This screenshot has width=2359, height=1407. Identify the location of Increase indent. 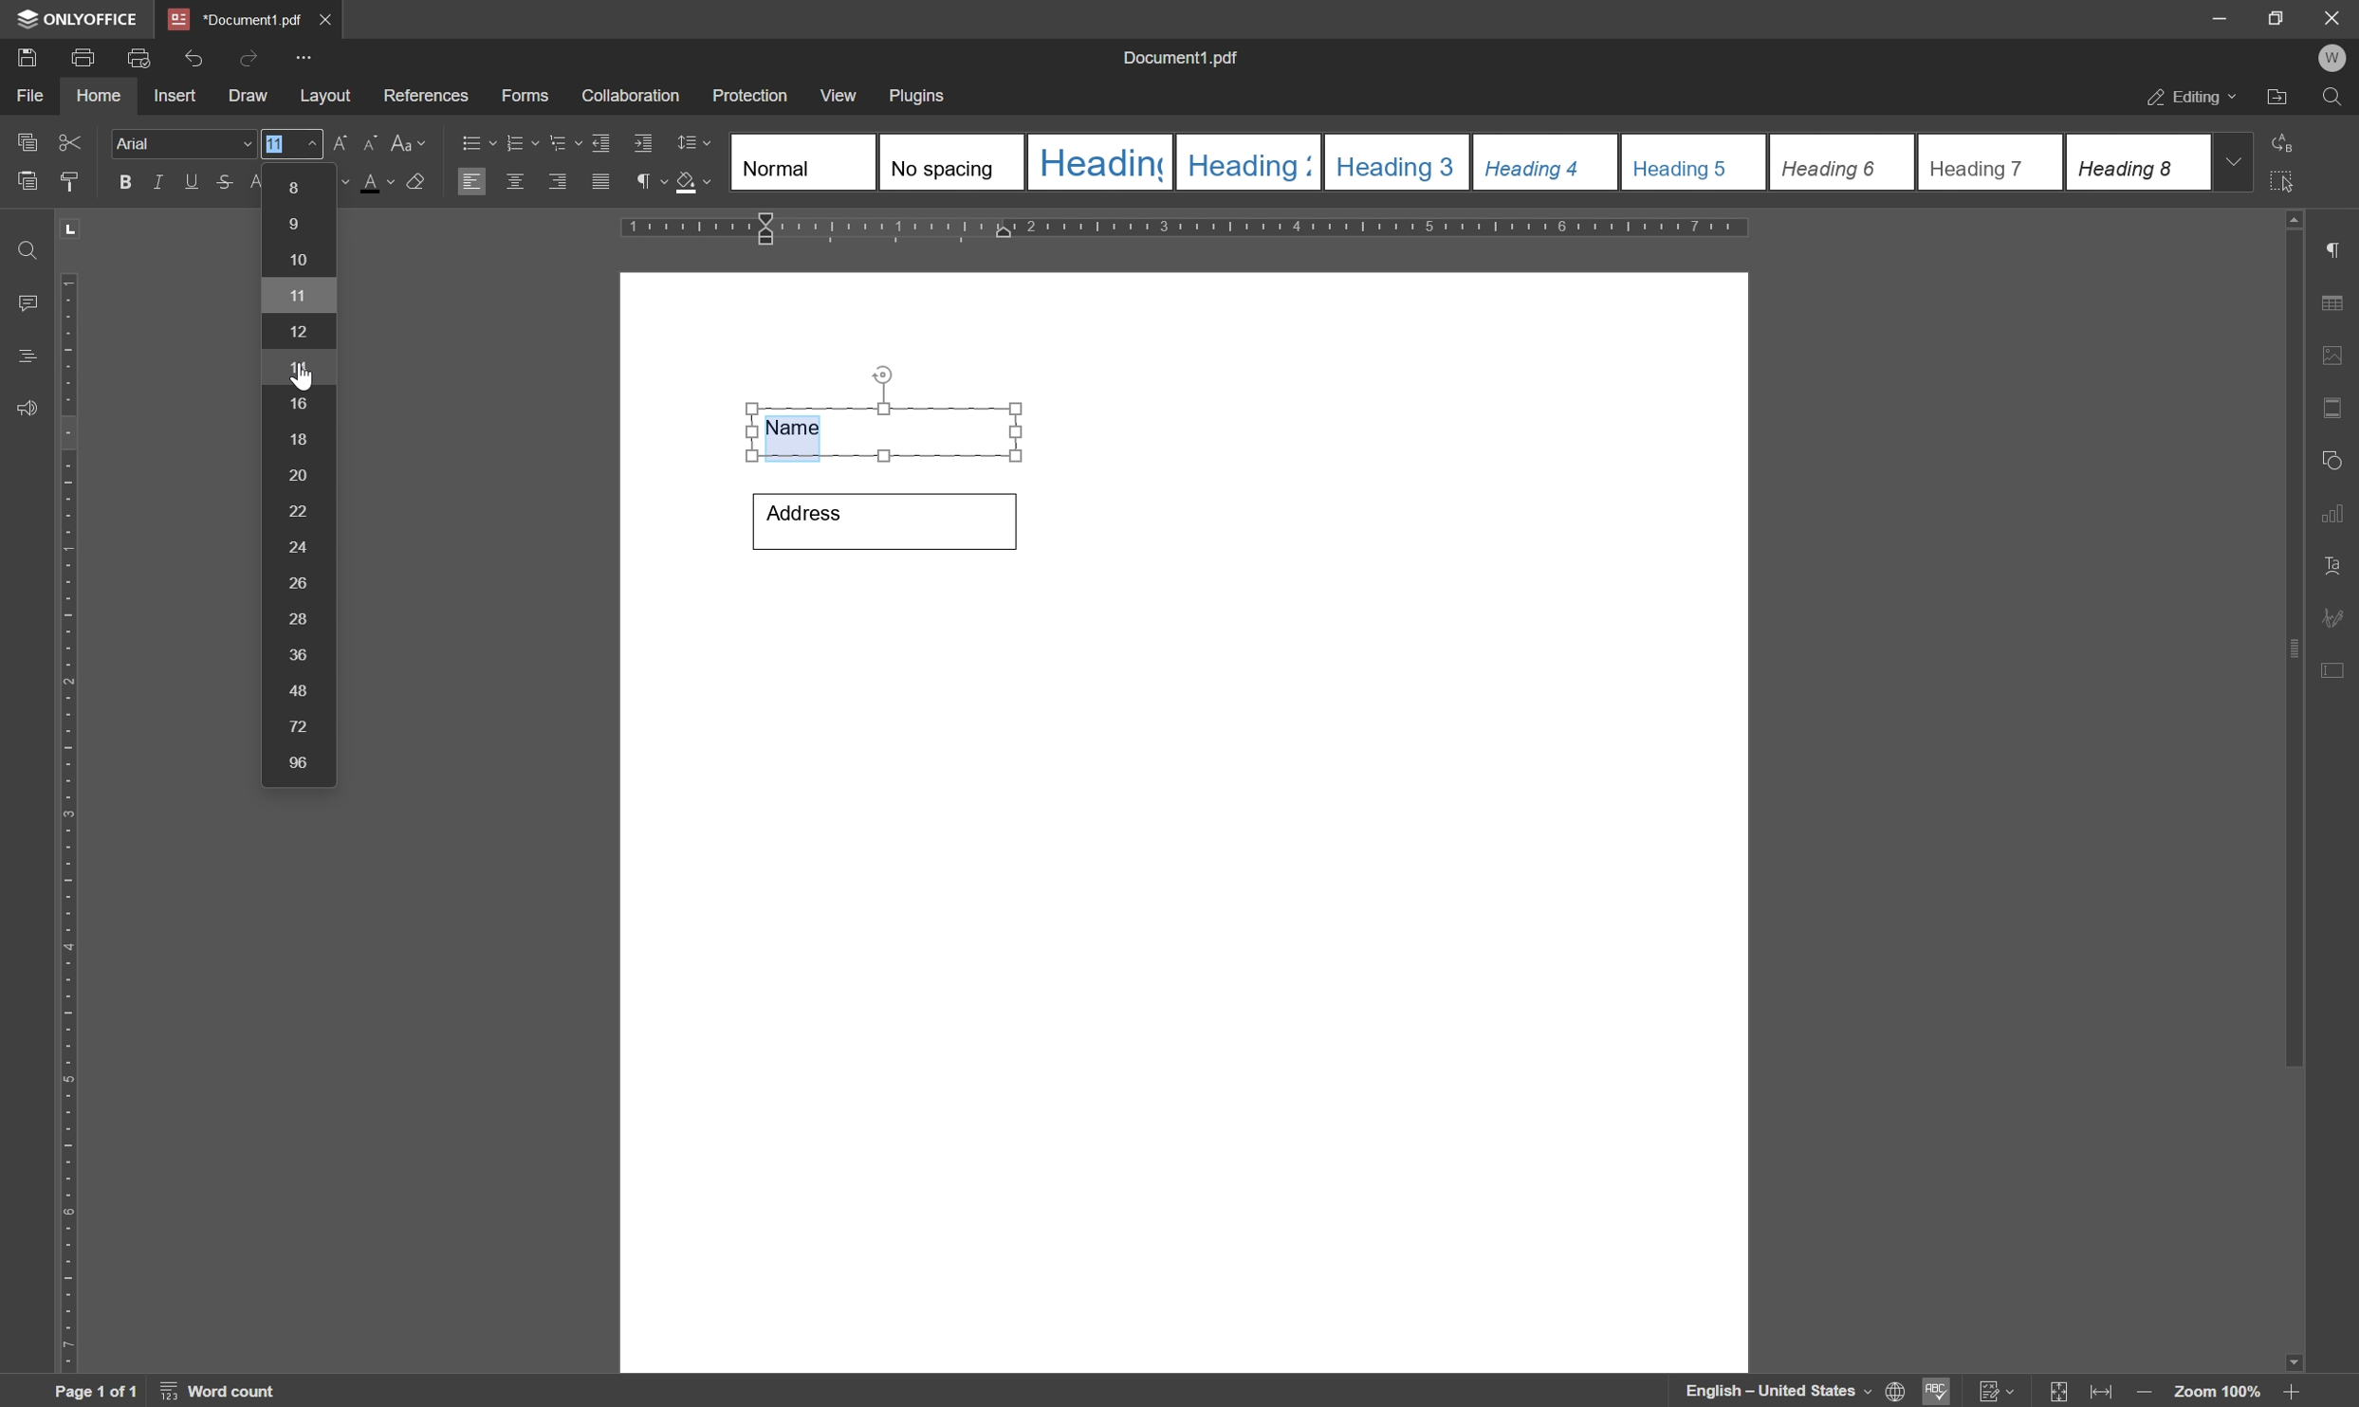
(646, 145).